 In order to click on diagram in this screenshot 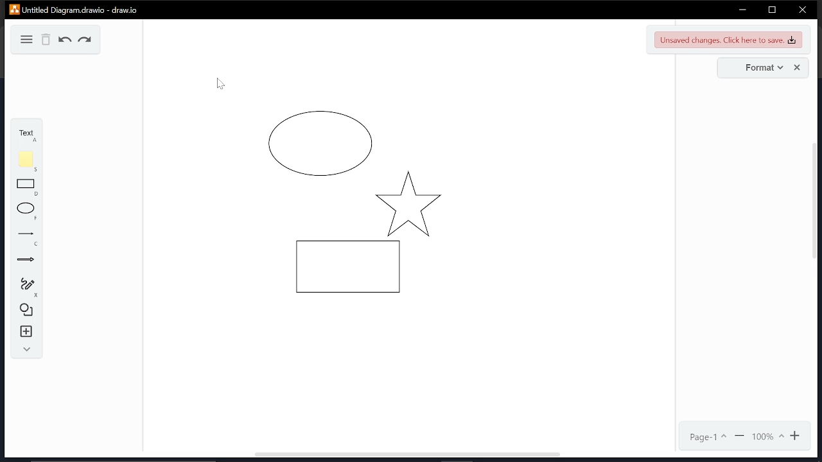, I will do `click(24, 38)`.